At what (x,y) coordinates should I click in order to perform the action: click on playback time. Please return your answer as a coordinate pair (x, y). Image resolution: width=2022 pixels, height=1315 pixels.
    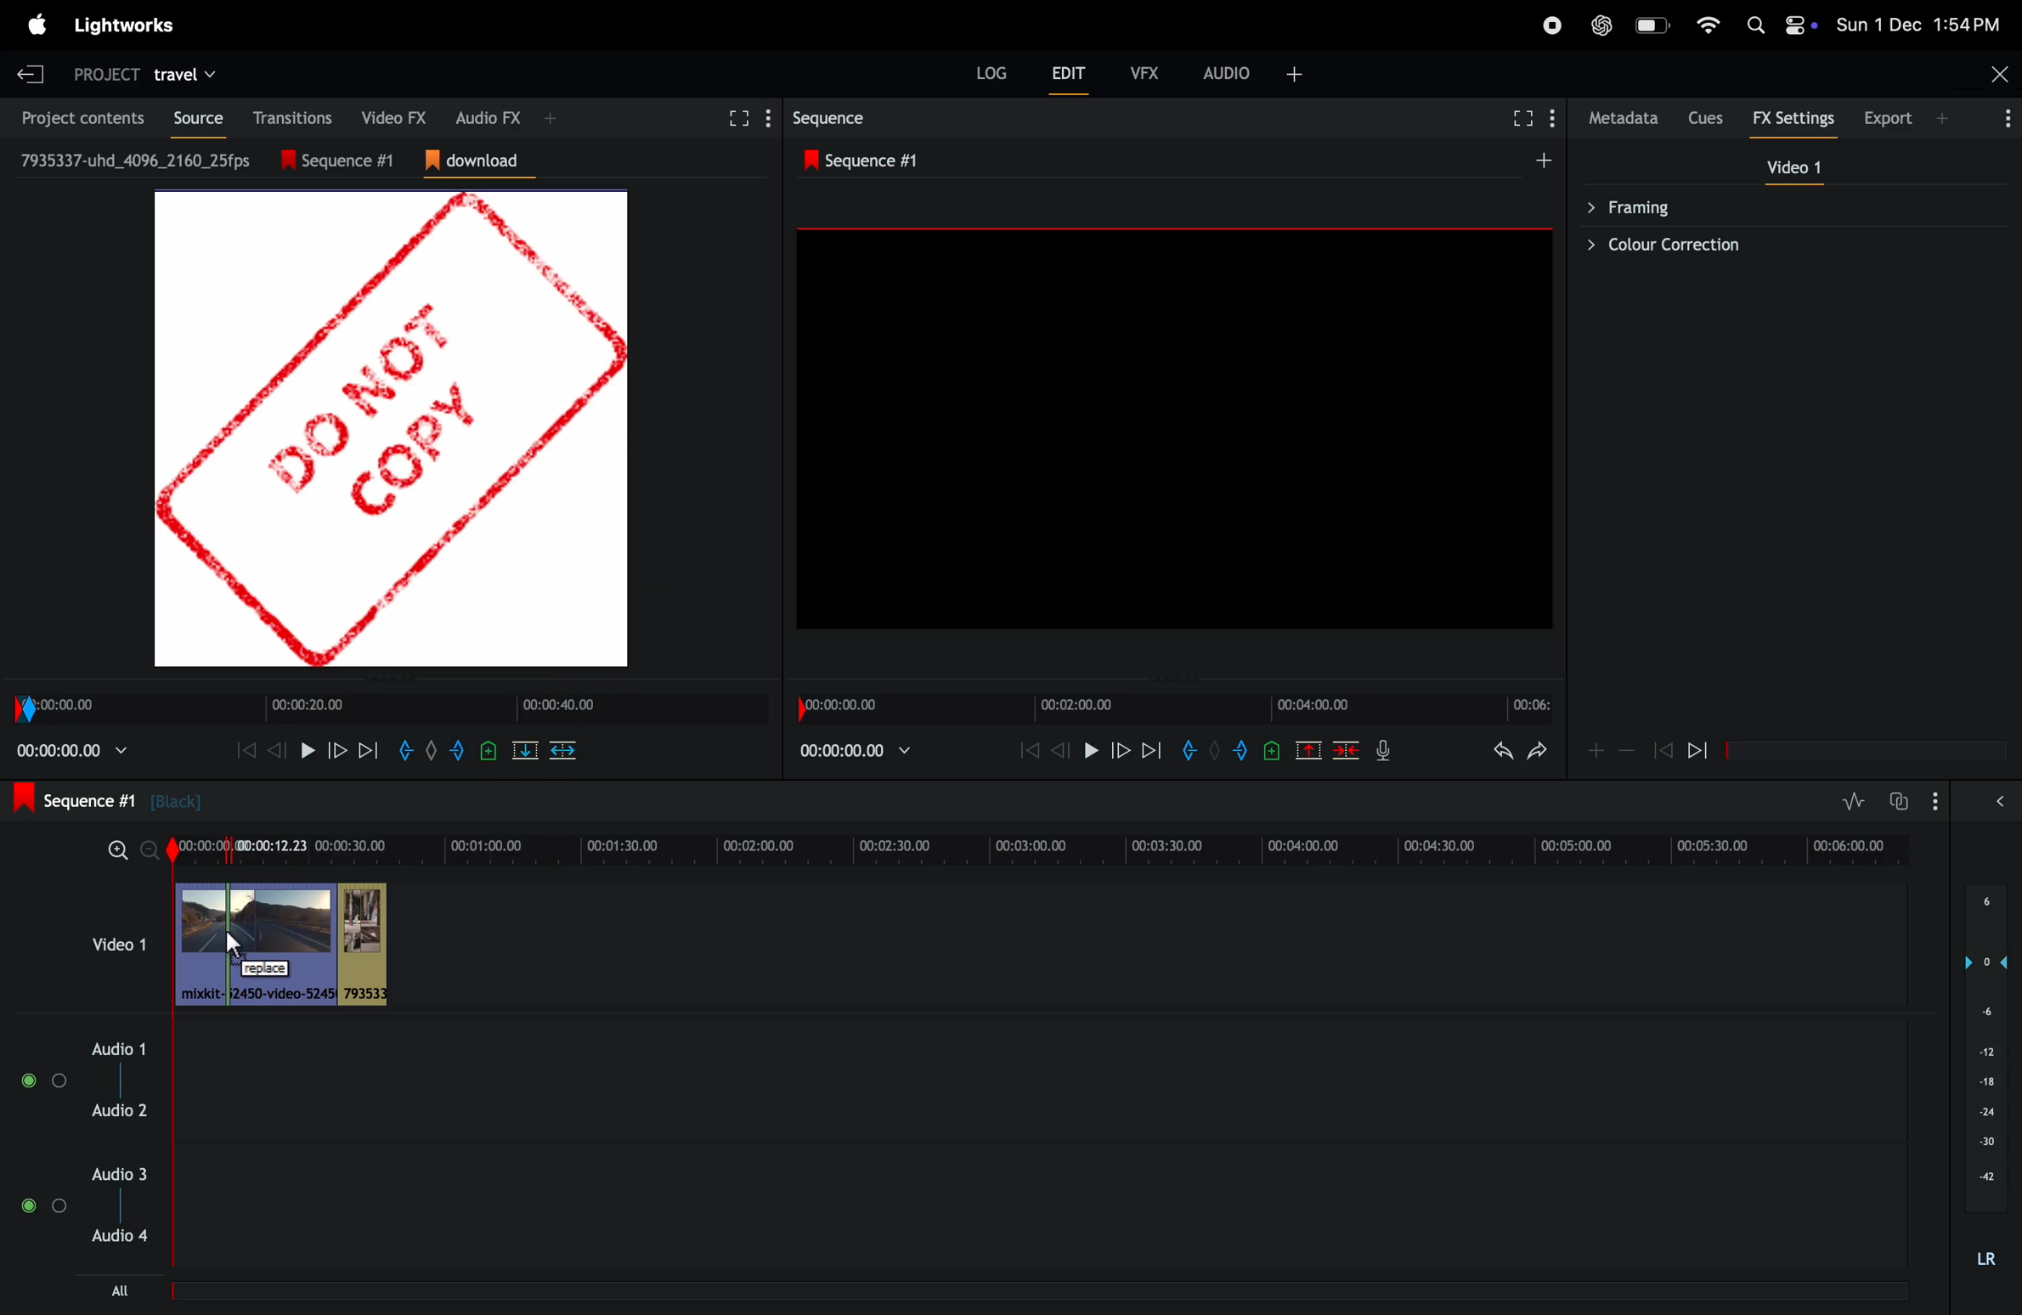
    Looking at the image, I should click on (854, 750).